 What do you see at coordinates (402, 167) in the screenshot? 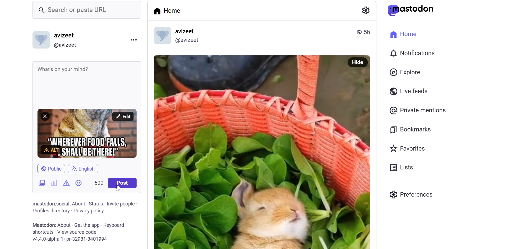
I see `list` at bounding box center [402, 167].